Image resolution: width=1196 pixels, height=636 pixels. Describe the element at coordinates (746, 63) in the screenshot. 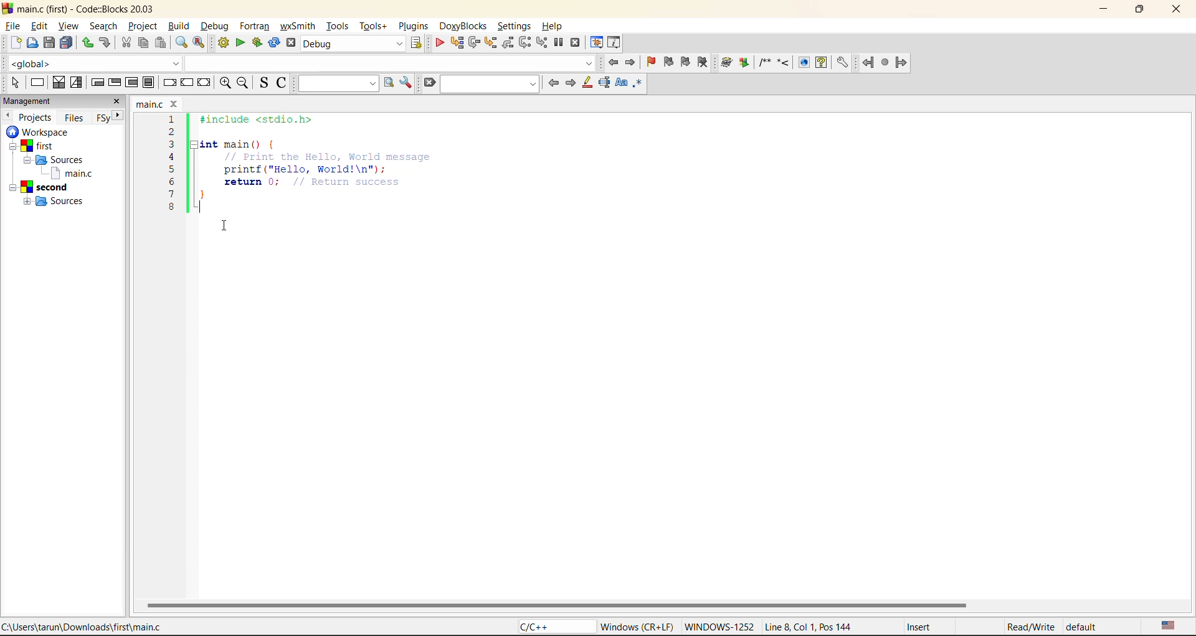

I see `Extract` at that location.